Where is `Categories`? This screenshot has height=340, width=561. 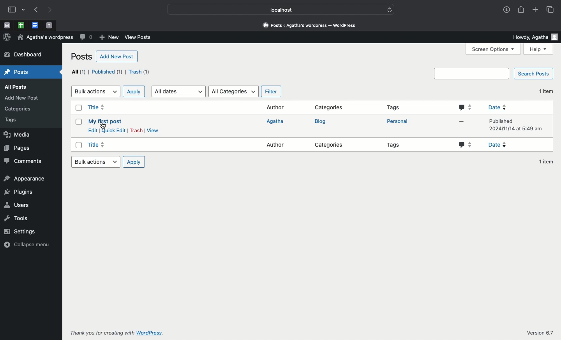
Categories is located at coordinates (18, 110).